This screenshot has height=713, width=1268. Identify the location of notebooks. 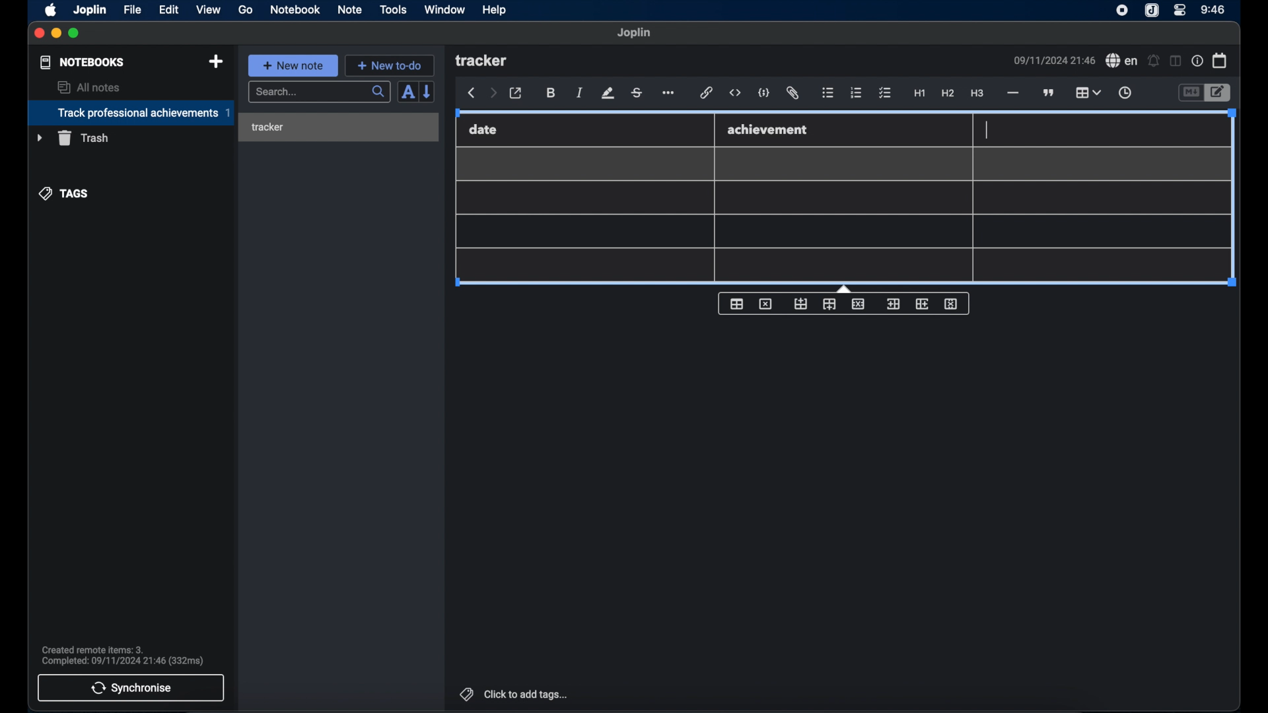
(81, 62).